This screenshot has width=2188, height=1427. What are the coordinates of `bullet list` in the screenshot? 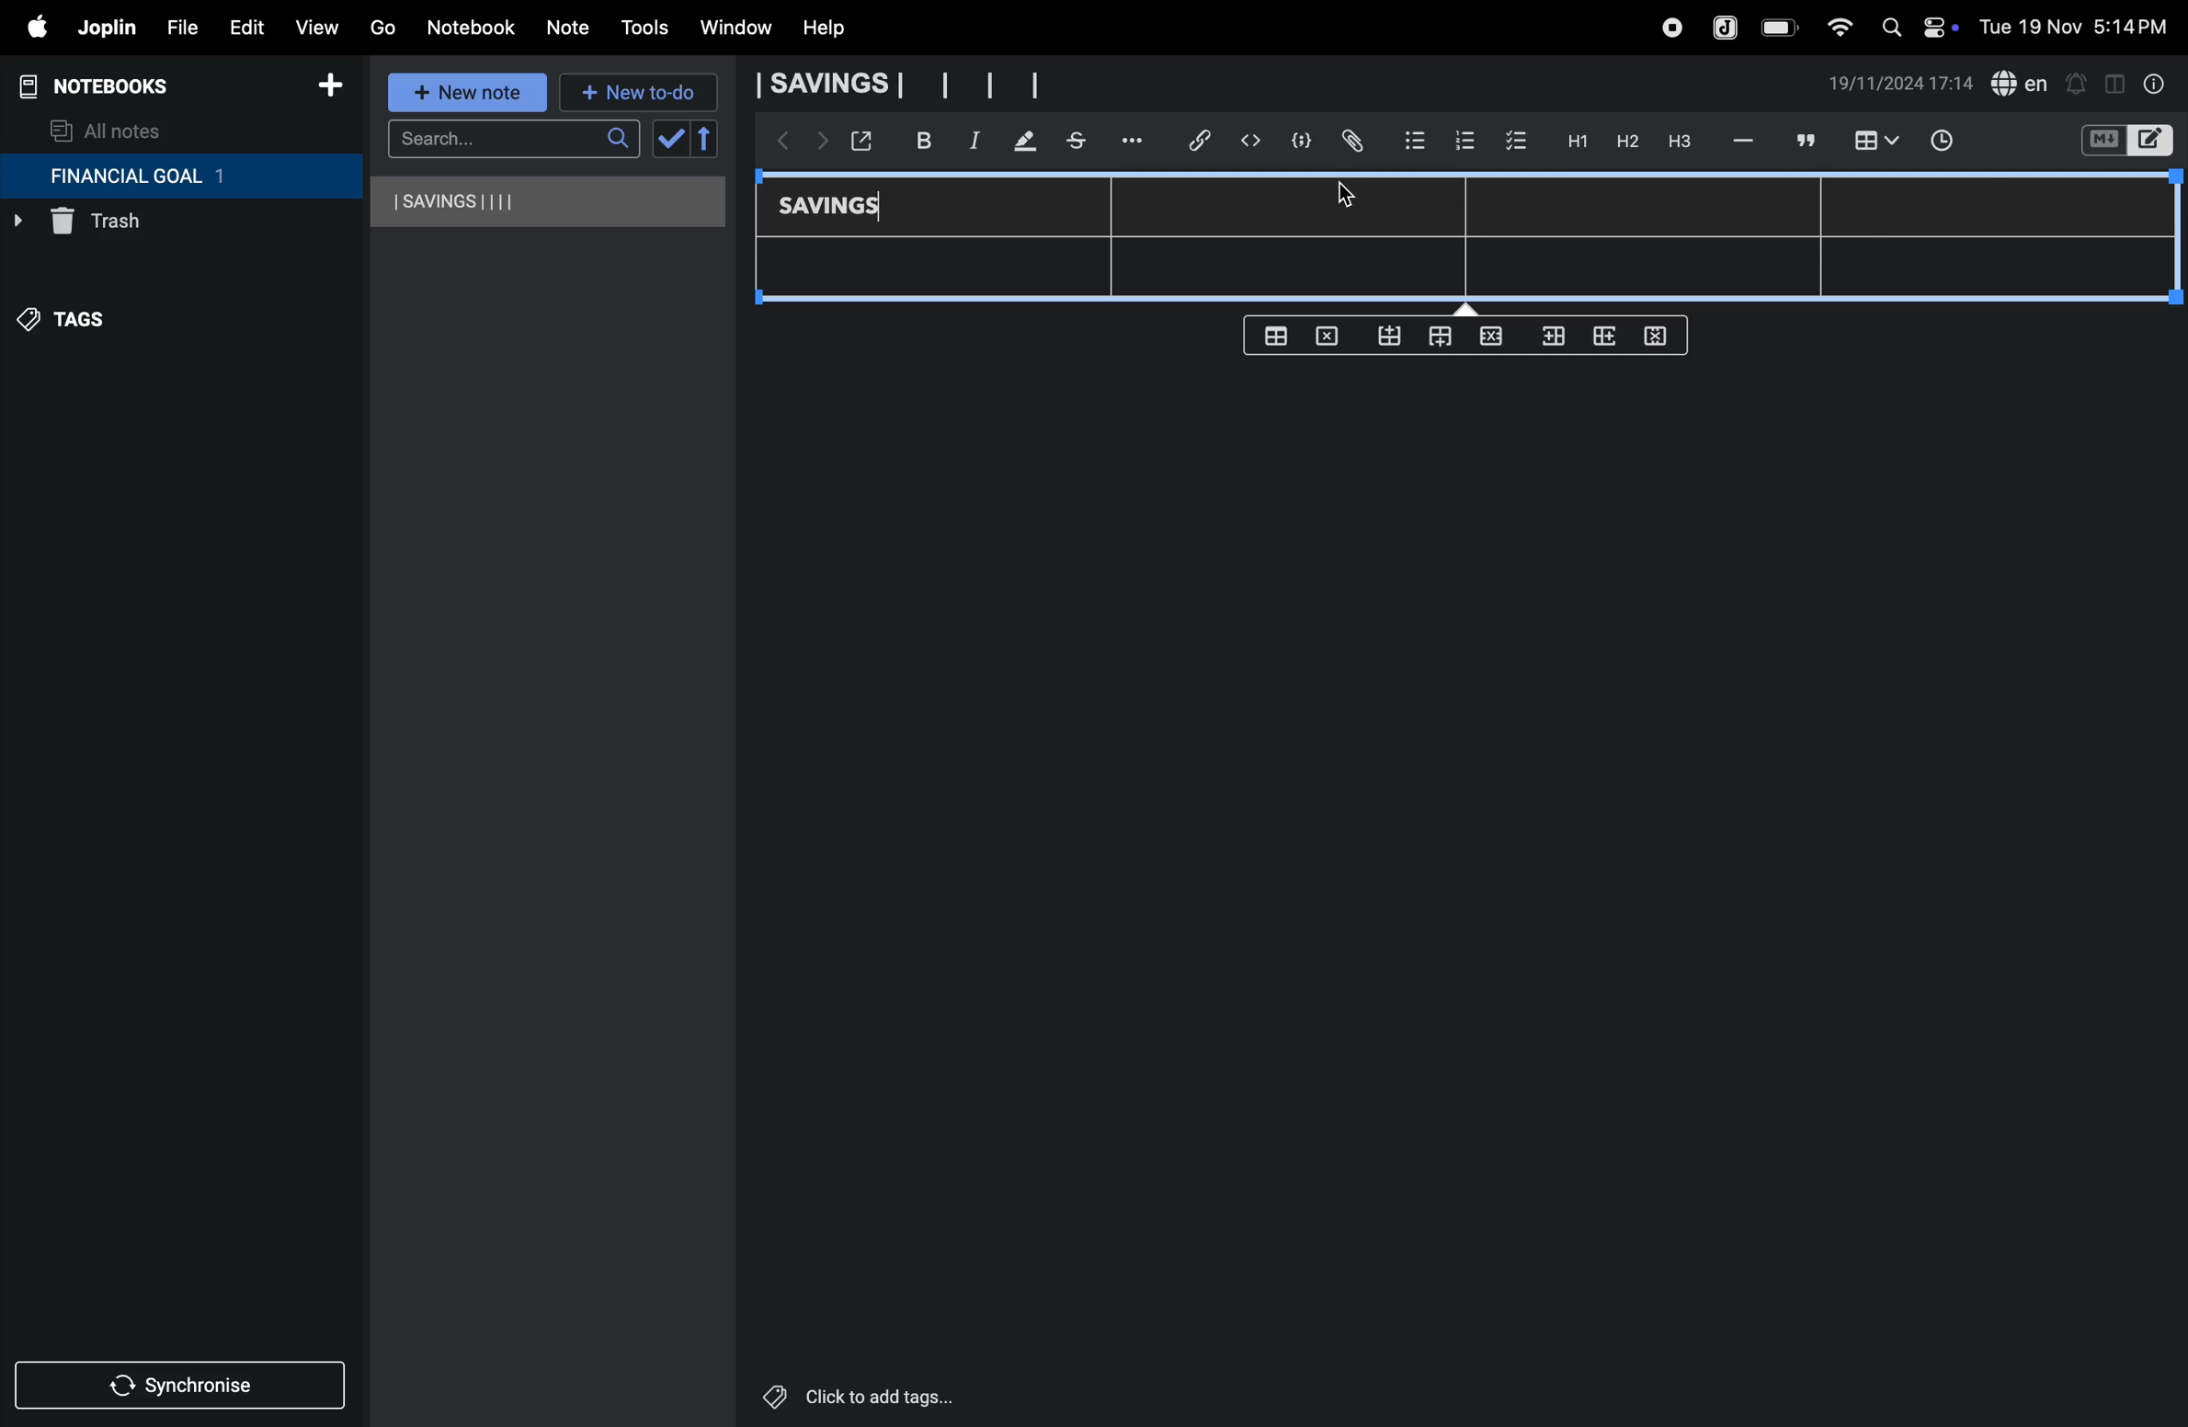 It's located at (1415, 138).